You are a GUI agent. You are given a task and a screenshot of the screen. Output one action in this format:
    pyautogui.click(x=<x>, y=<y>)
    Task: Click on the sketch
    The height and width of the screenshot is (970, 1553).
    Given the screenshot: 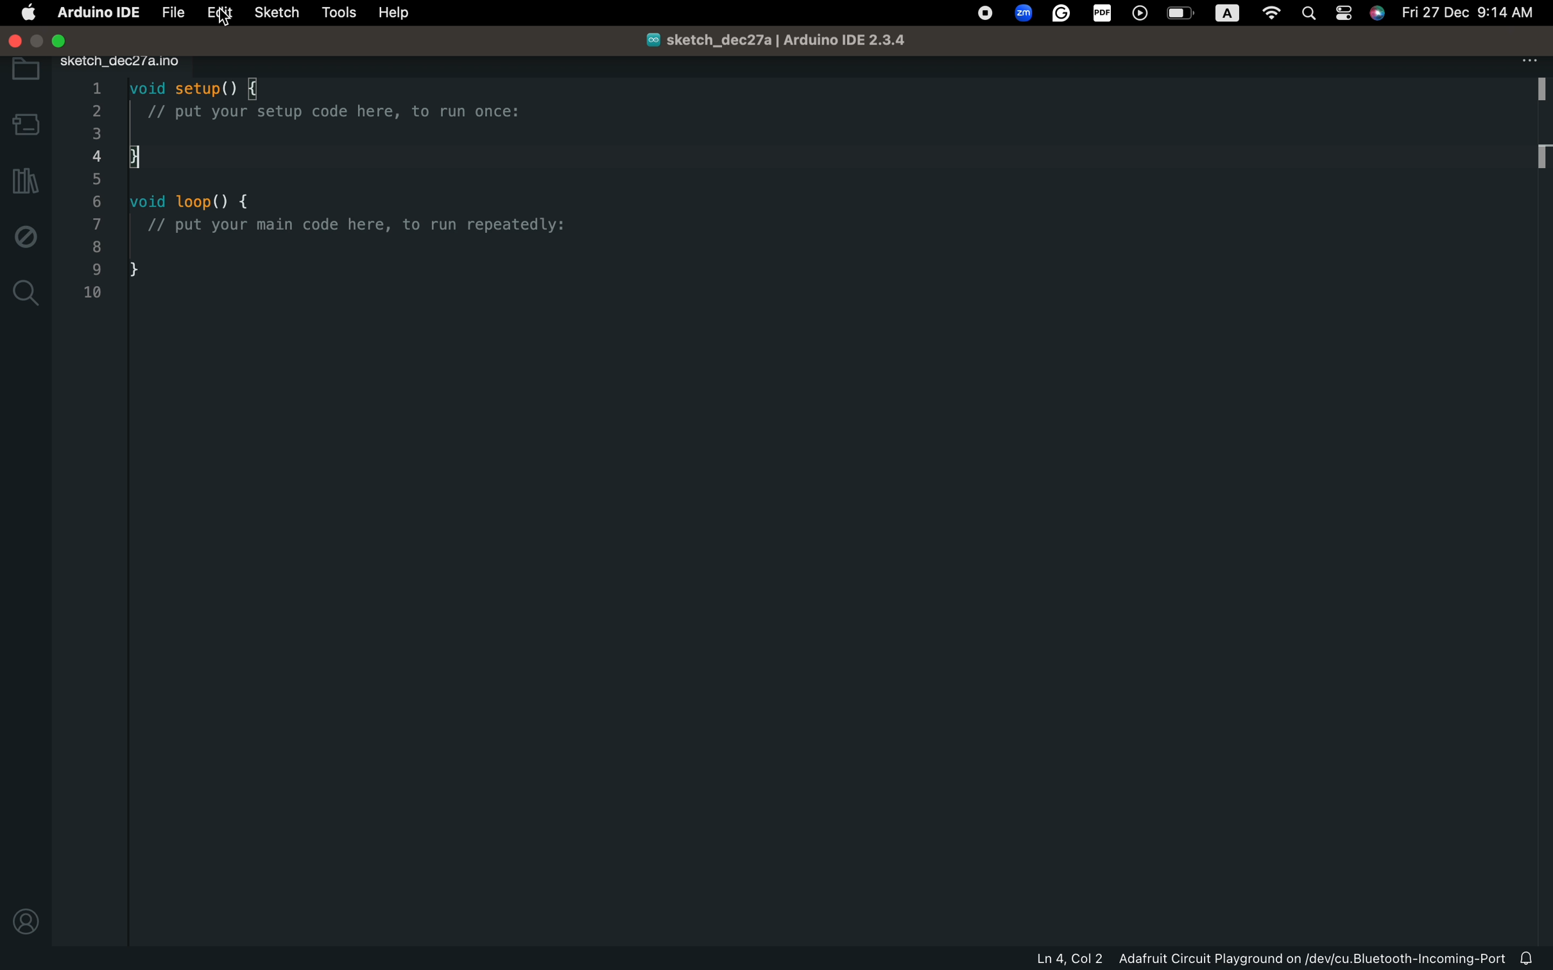 What is the action you would take?
    pyautogui.click(x=276, y=13)
    